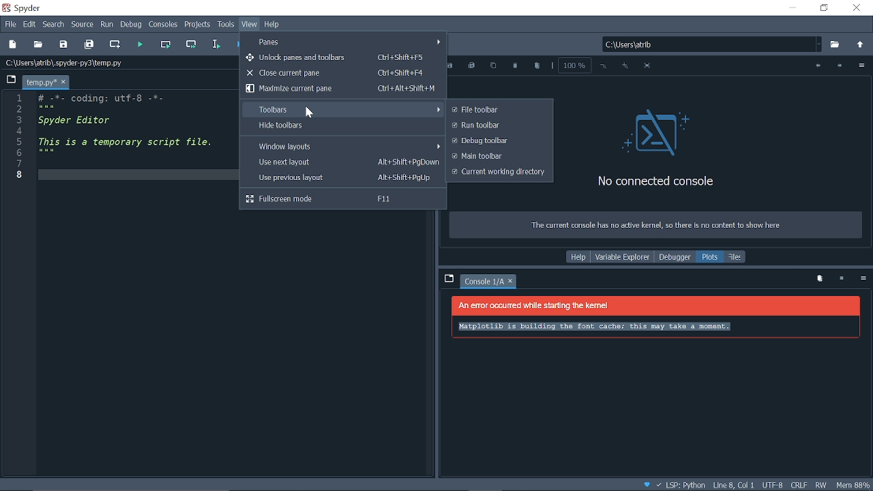 This screenshot has height=491, width=873. Describe the element at coordinates (854, 484) in the screenshot. I see `Memory usgae` at that location.